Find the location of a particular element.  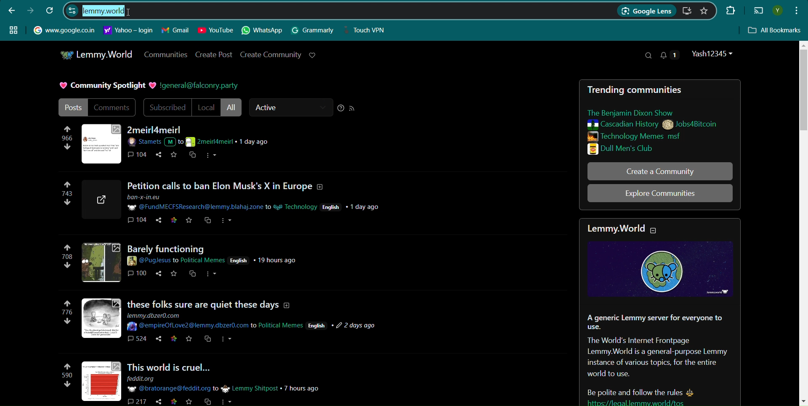

743 is located at coordinates (64, 198).